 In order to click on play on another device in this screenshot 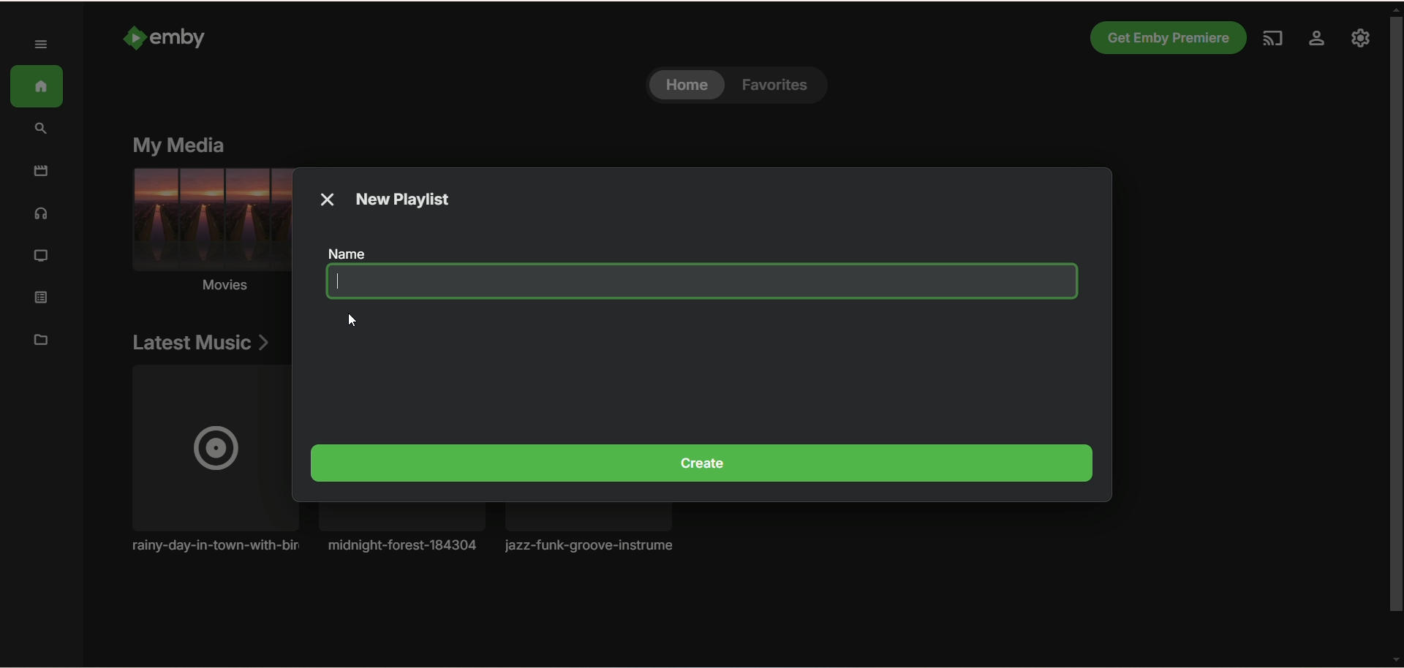, I will do `click(1271, 40)`.